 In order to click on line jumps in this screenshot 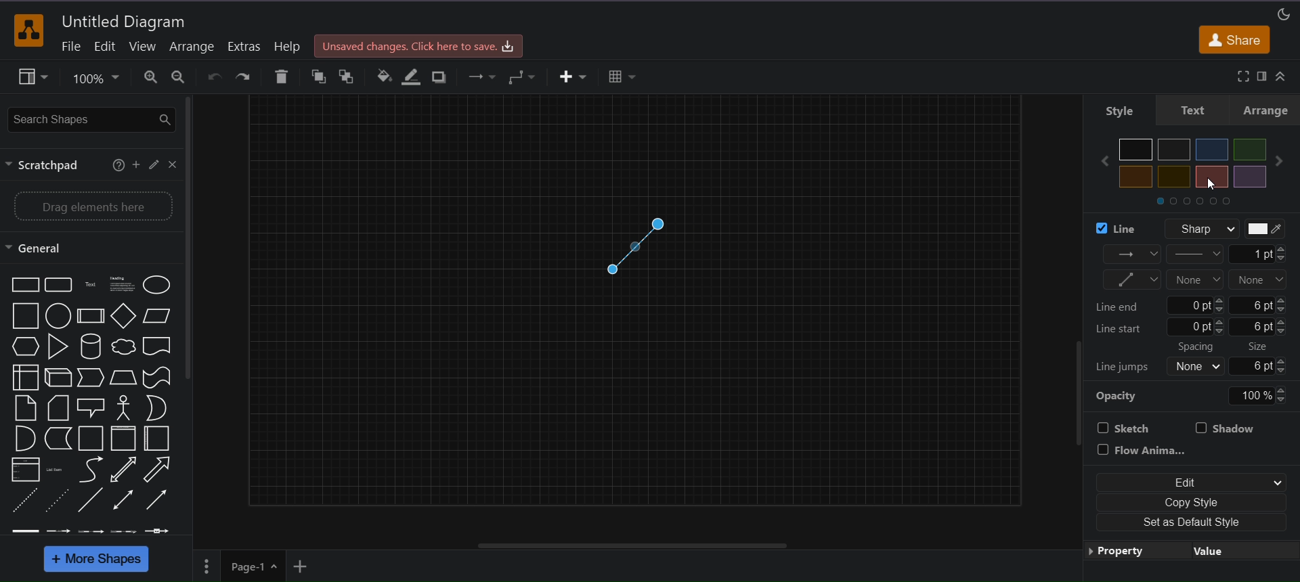, I will do `click(1127, 365)`.